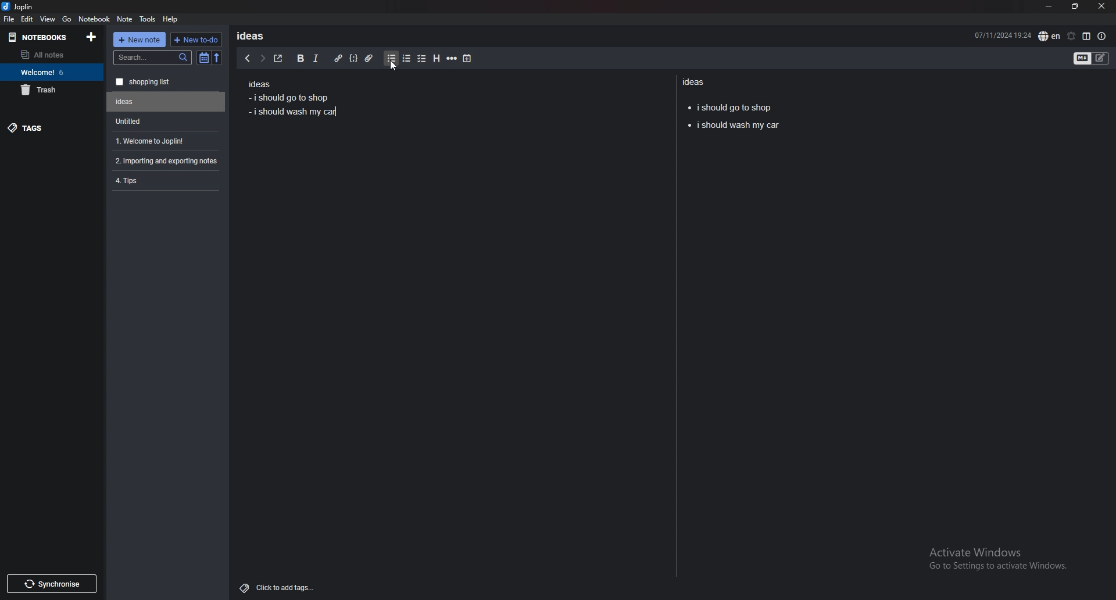 Image resolution: width=1116 pixels, height=600 pixels. Describe the element at coordinates (204, 59) in the screenshot. I see `toggle sort order` at that location.